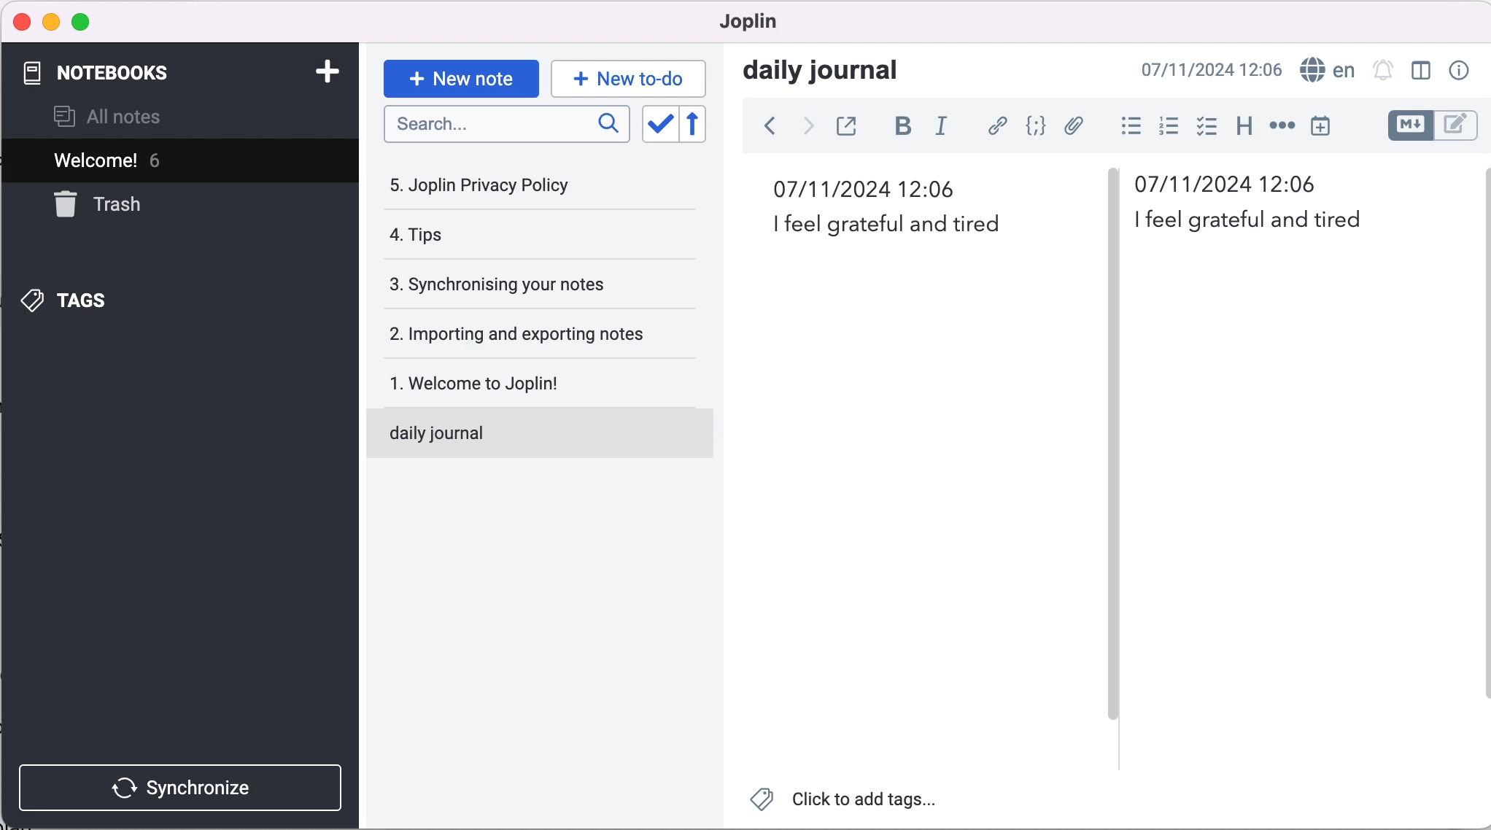 This screenshot has height=830, width=1491. I want to click on forward, so click(806, 125).